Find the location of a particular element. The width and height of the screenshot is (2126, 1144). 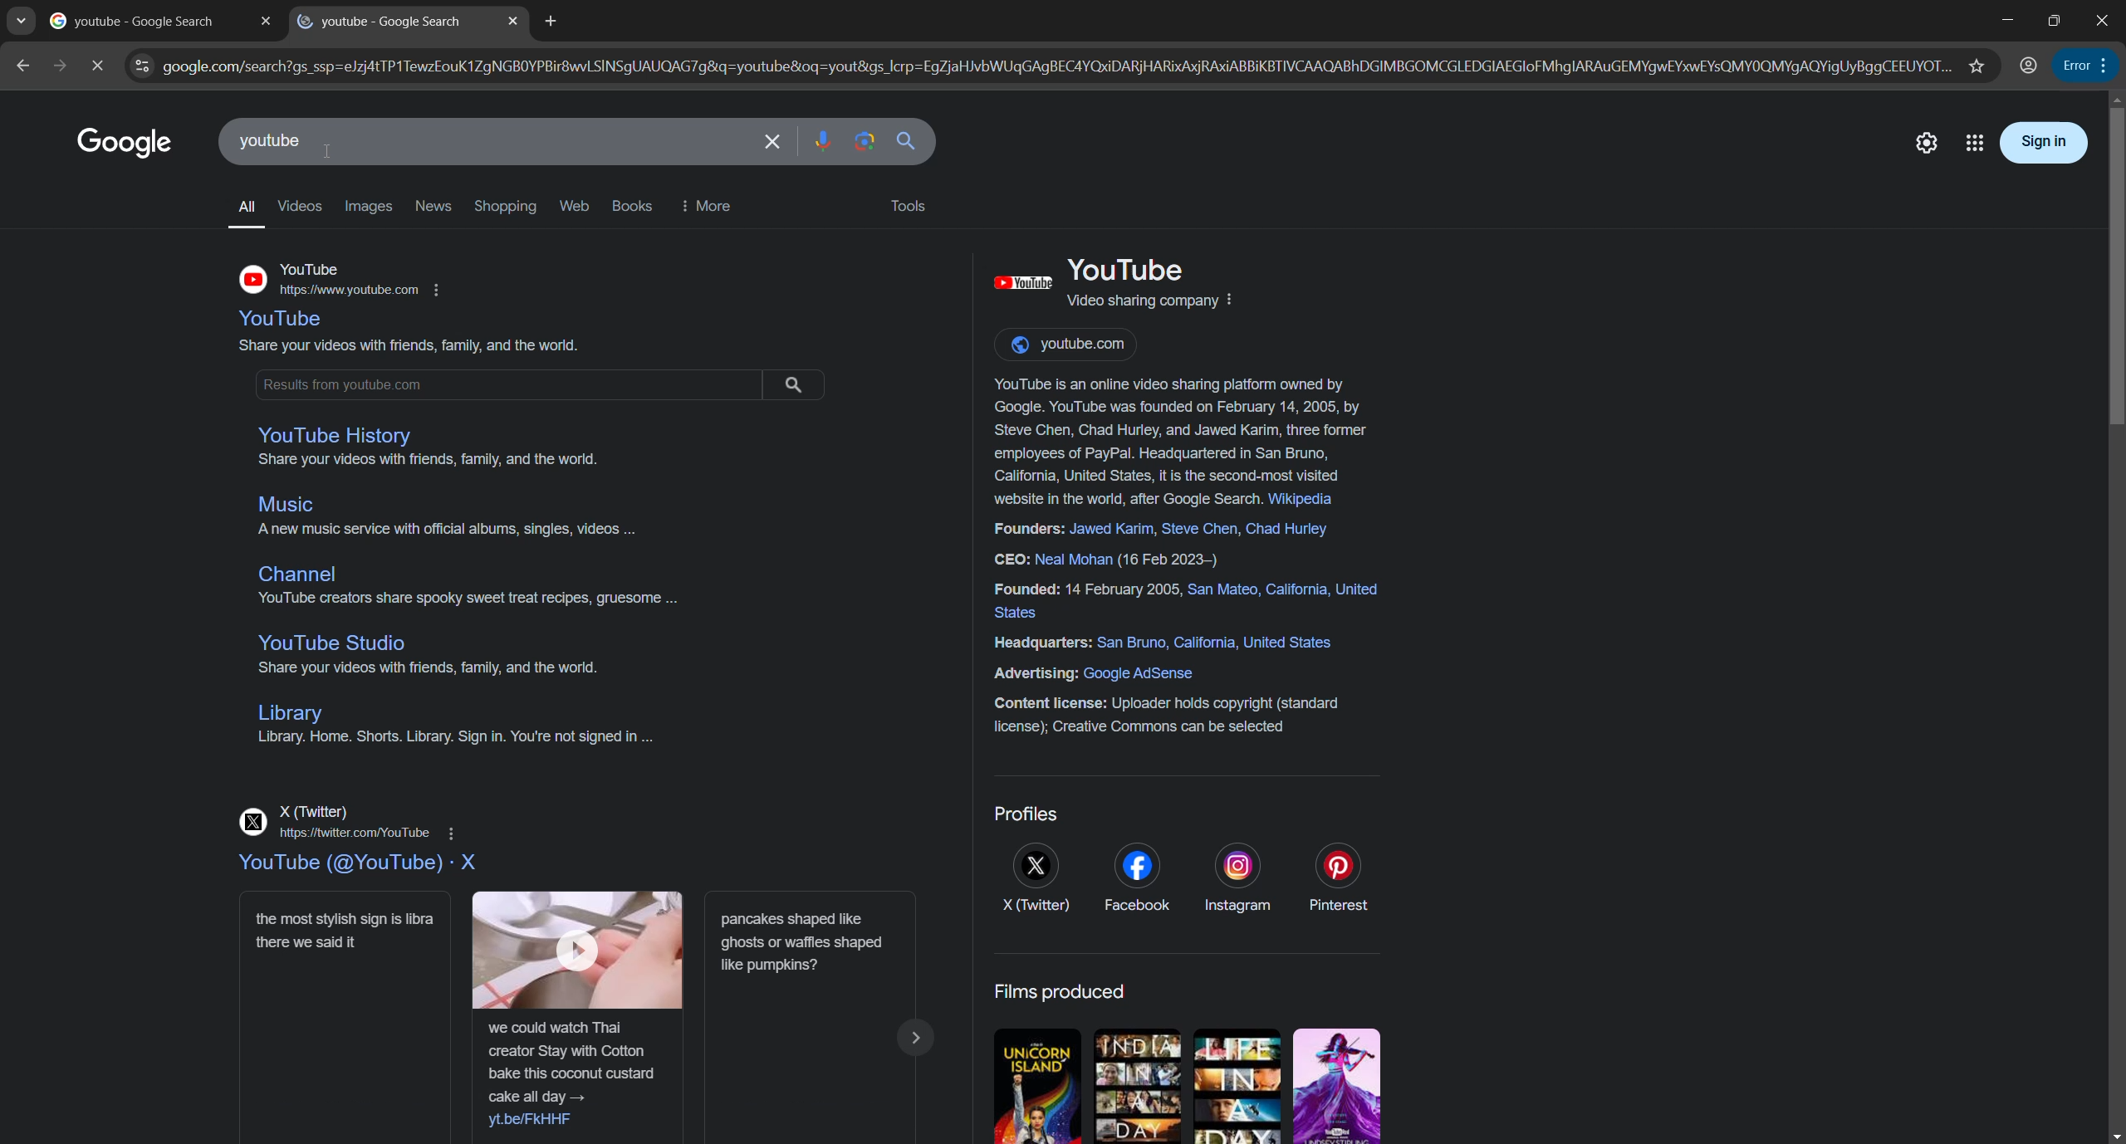

account is located at coordinates (2031, 64).